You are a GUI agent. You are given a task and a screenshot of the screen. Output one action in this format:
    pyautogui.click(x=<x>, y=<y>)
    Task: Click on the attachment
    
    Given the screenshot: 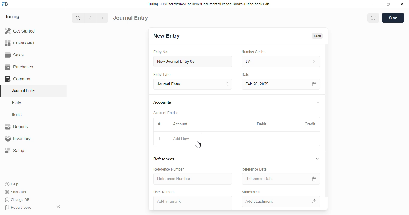 What is the action you would take?
    pyautogui.click(x=251, y=192)
    